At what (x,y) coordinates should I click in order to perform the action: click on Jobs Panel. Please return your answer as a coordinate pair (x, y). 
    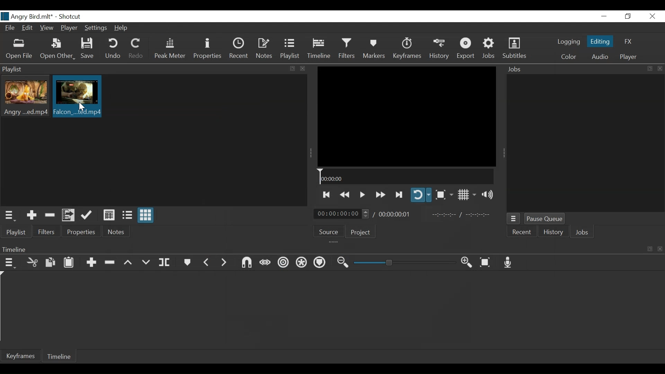
    Looking at the image, I should click on (585, 143).